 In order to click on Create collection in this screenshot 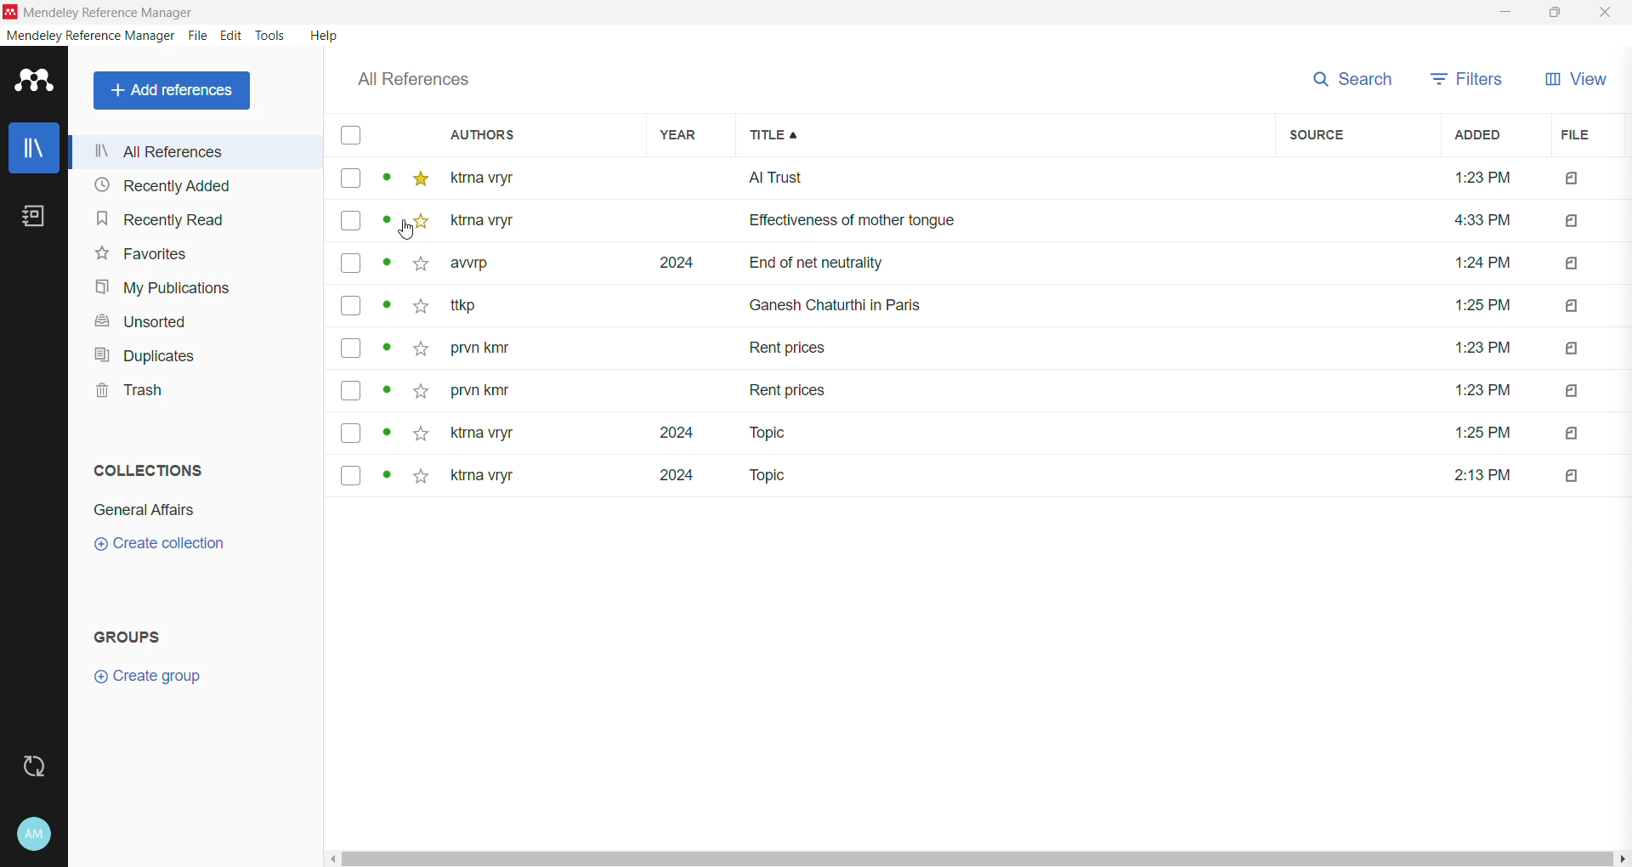, I will do `click(157, 545)`.